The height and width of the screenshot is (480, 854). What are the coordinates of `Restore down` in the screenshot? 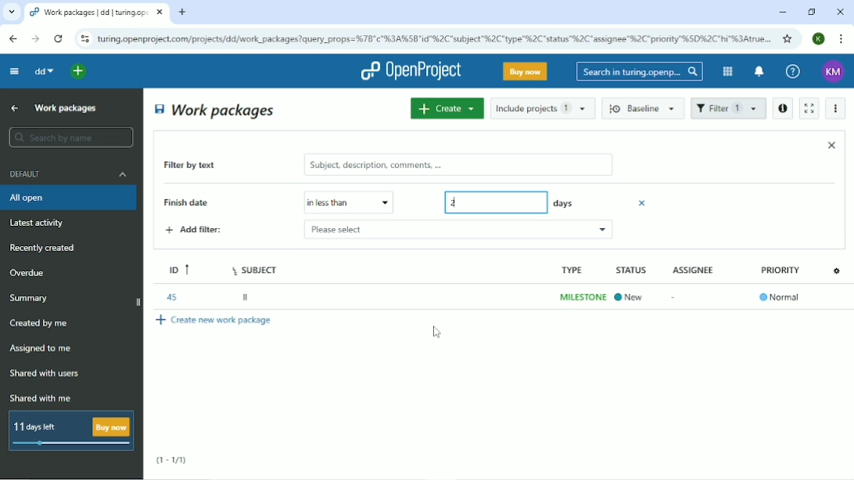 It's located at (811, 12).